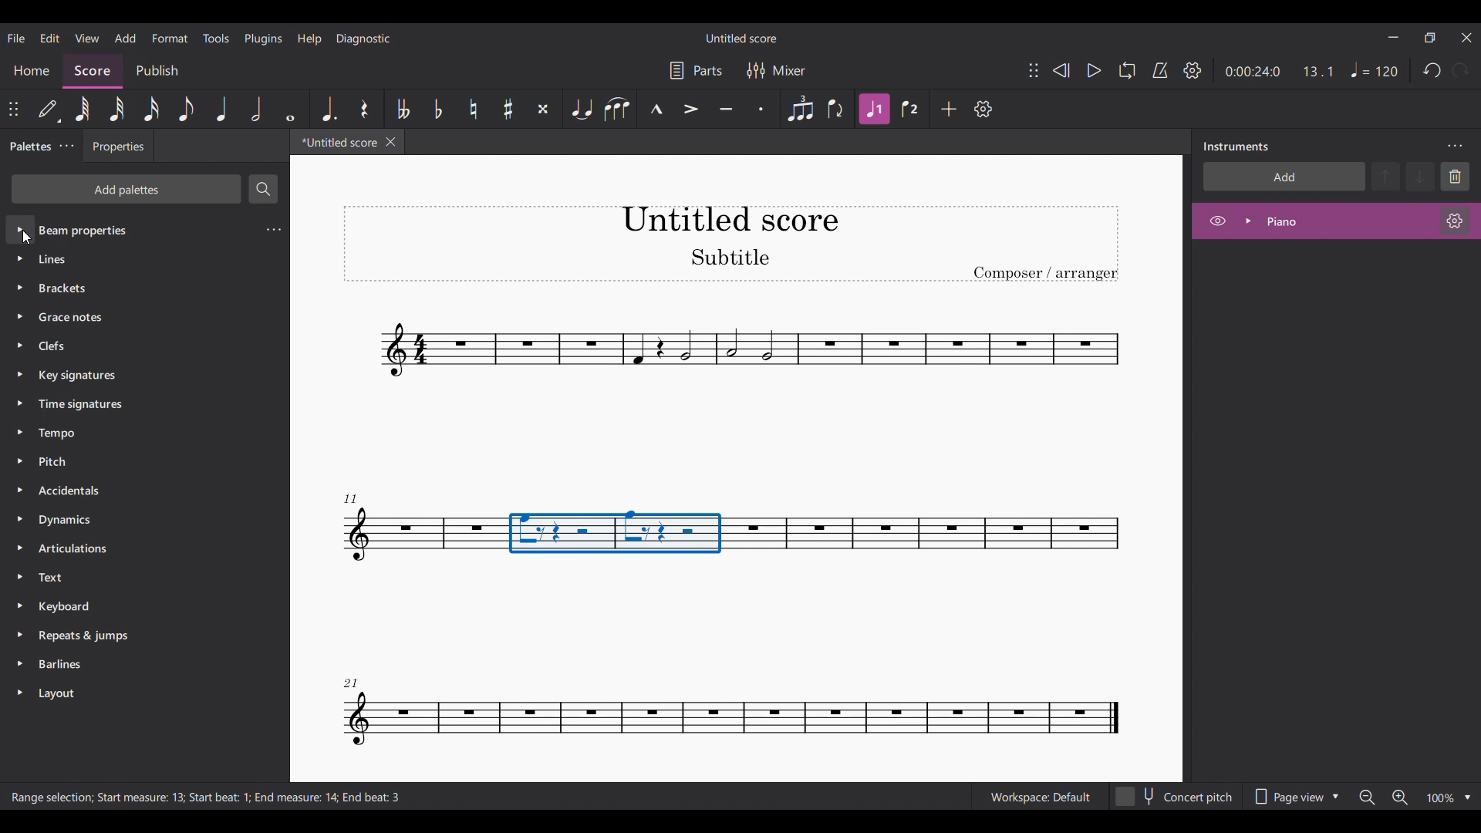 The width and height of the screenshot is (1481, 833). Describe the element at coordinates (118, 150) in the screenshot. I see `Properties panel` at that location.